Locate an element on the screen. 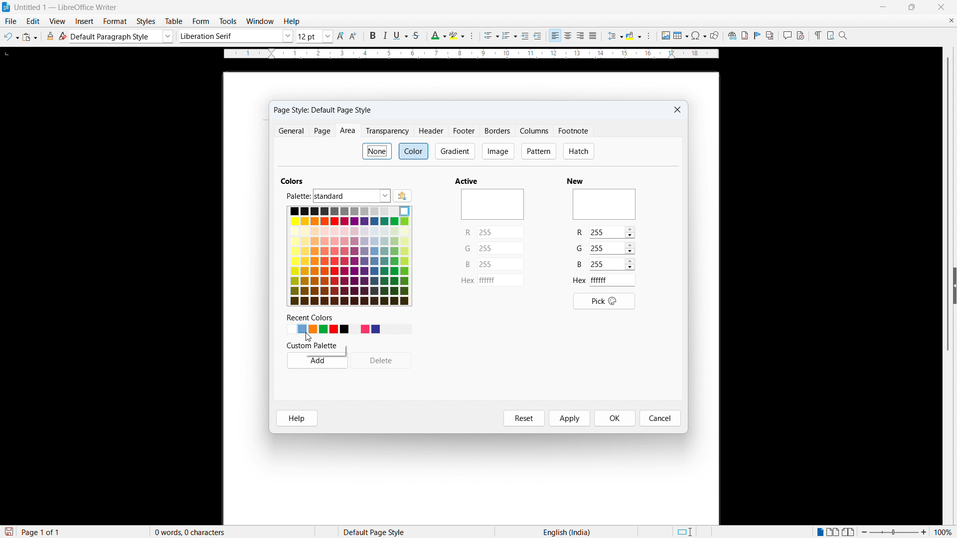 This screenshot has width=957, height=538. Footnote  is located at coordinates (574, 131).